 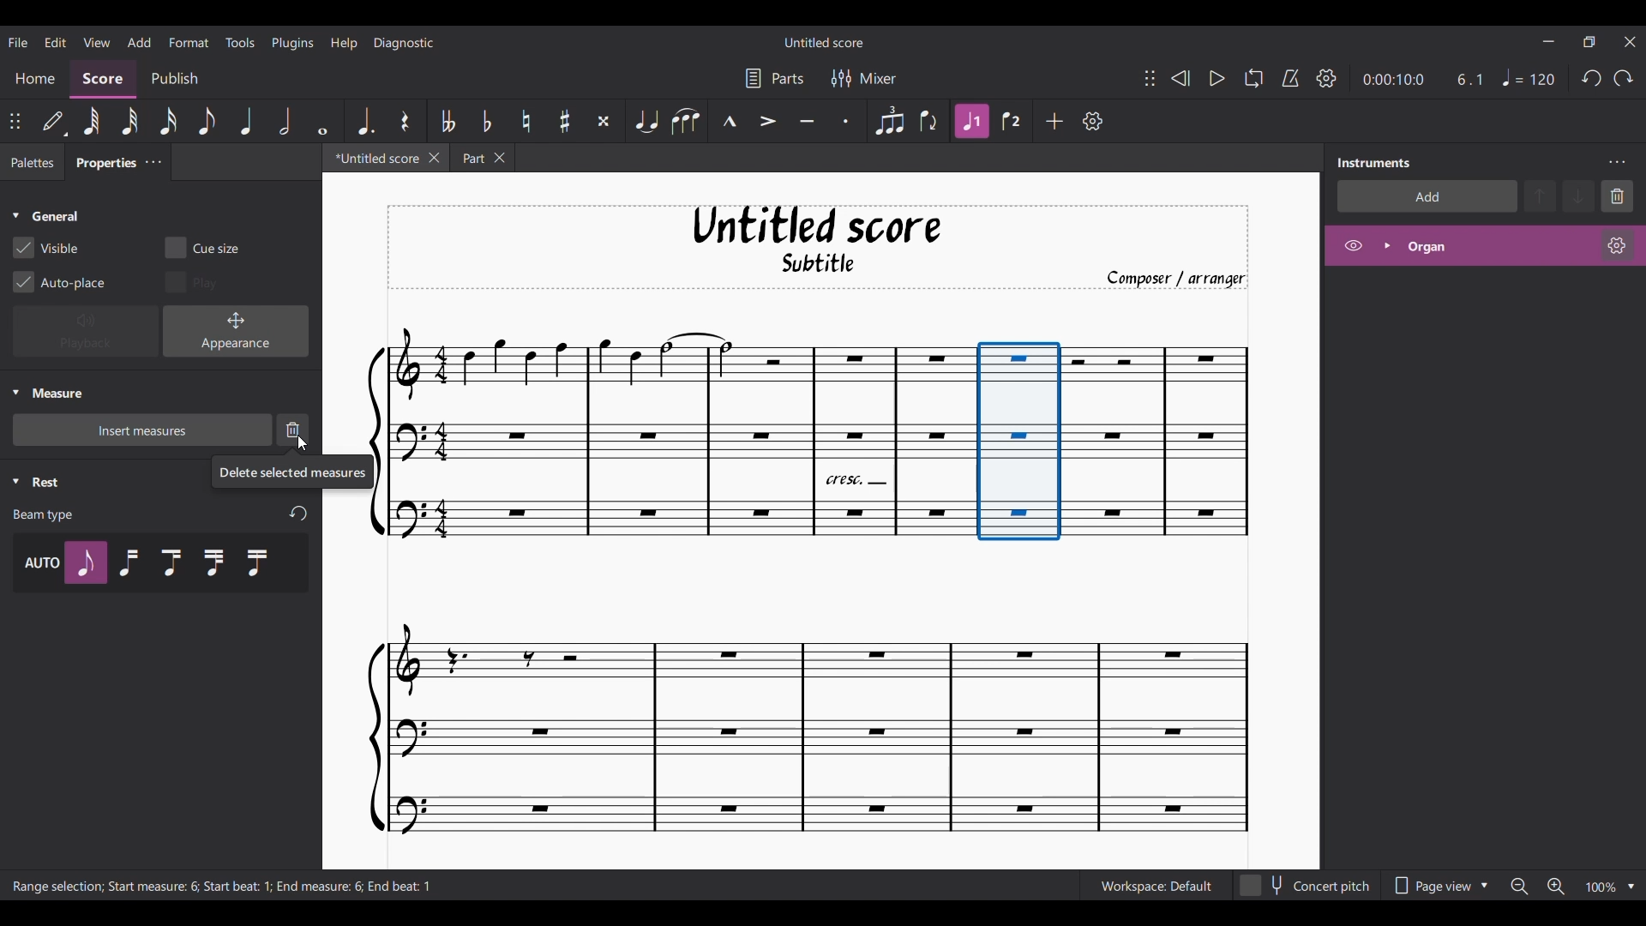 I want to click on Toggle for Play, so click(x=191, y=283).